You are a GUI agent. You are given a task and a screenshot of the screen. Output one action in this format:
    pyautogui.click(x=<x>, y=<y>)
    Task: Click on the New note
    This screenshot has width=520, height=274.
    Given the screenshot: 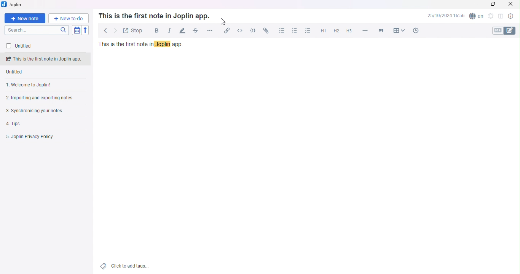 What is the action you would take?
    pyautogui.click(x=26, y=18)
    